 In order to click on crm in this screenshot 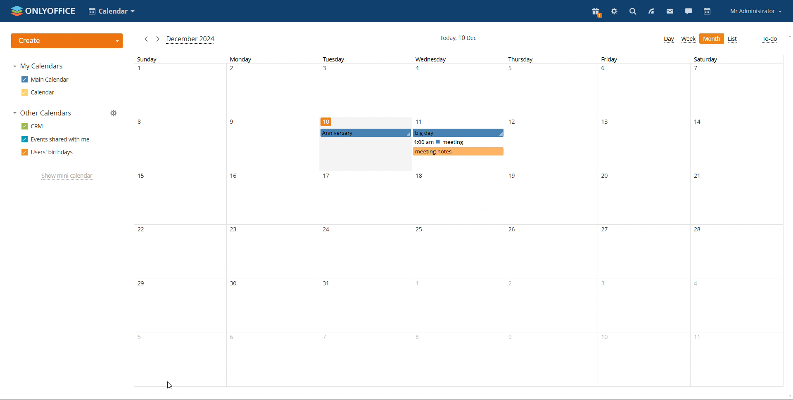, I will do `click(33, 126)`.